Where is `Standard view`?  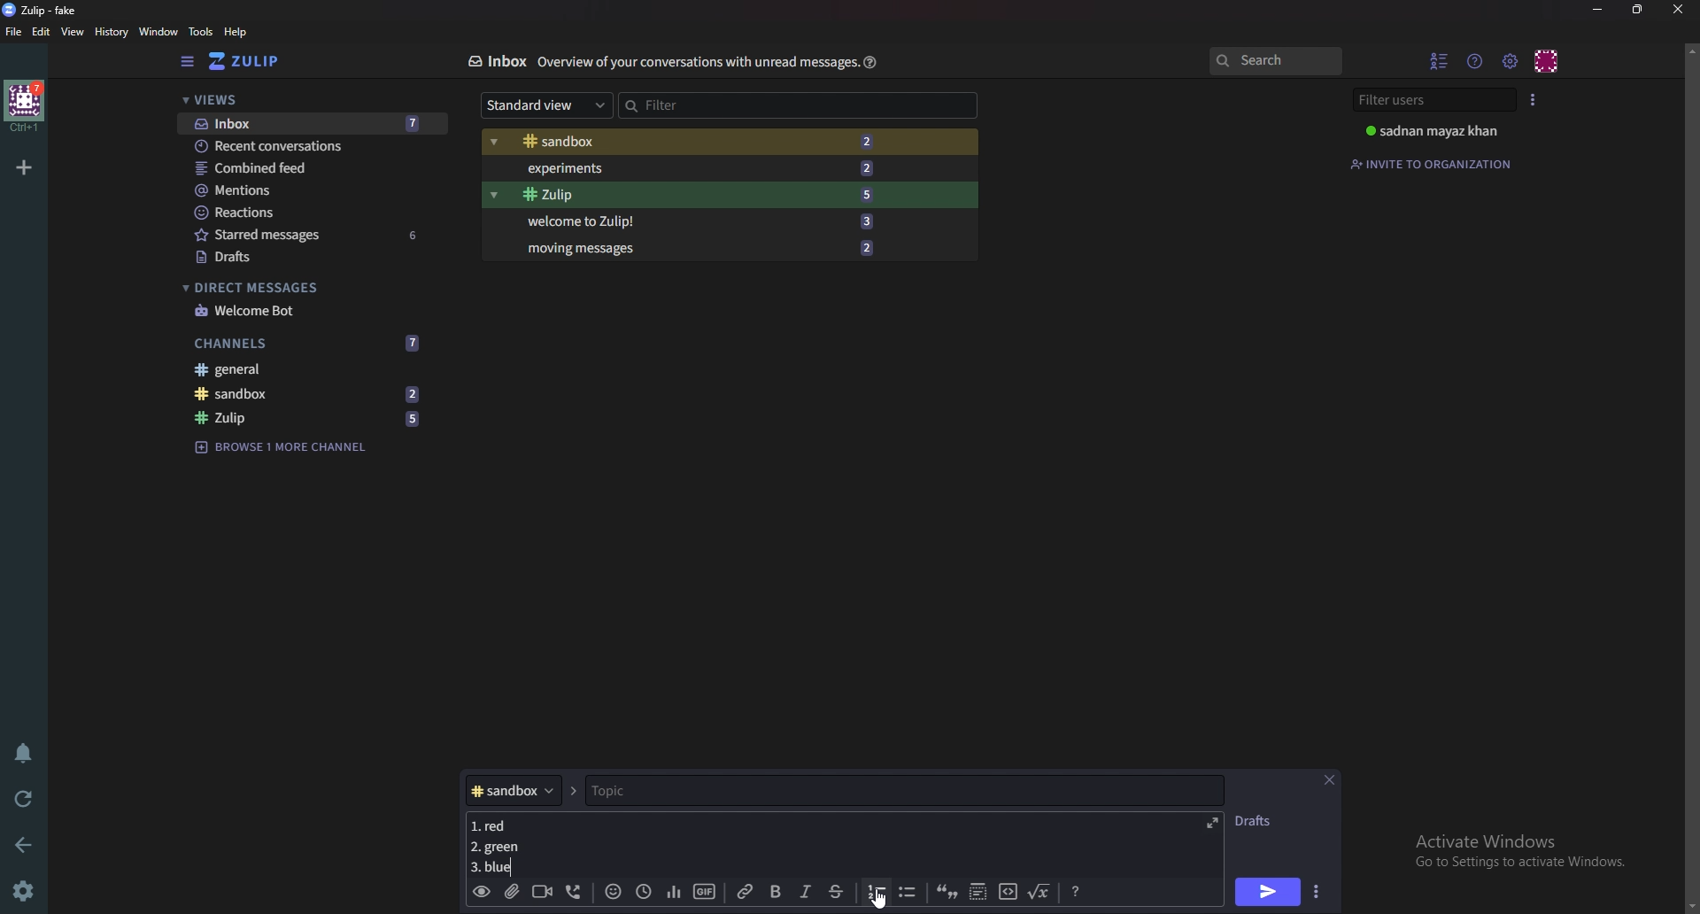
Standard view is located at coordinates (541, 106).